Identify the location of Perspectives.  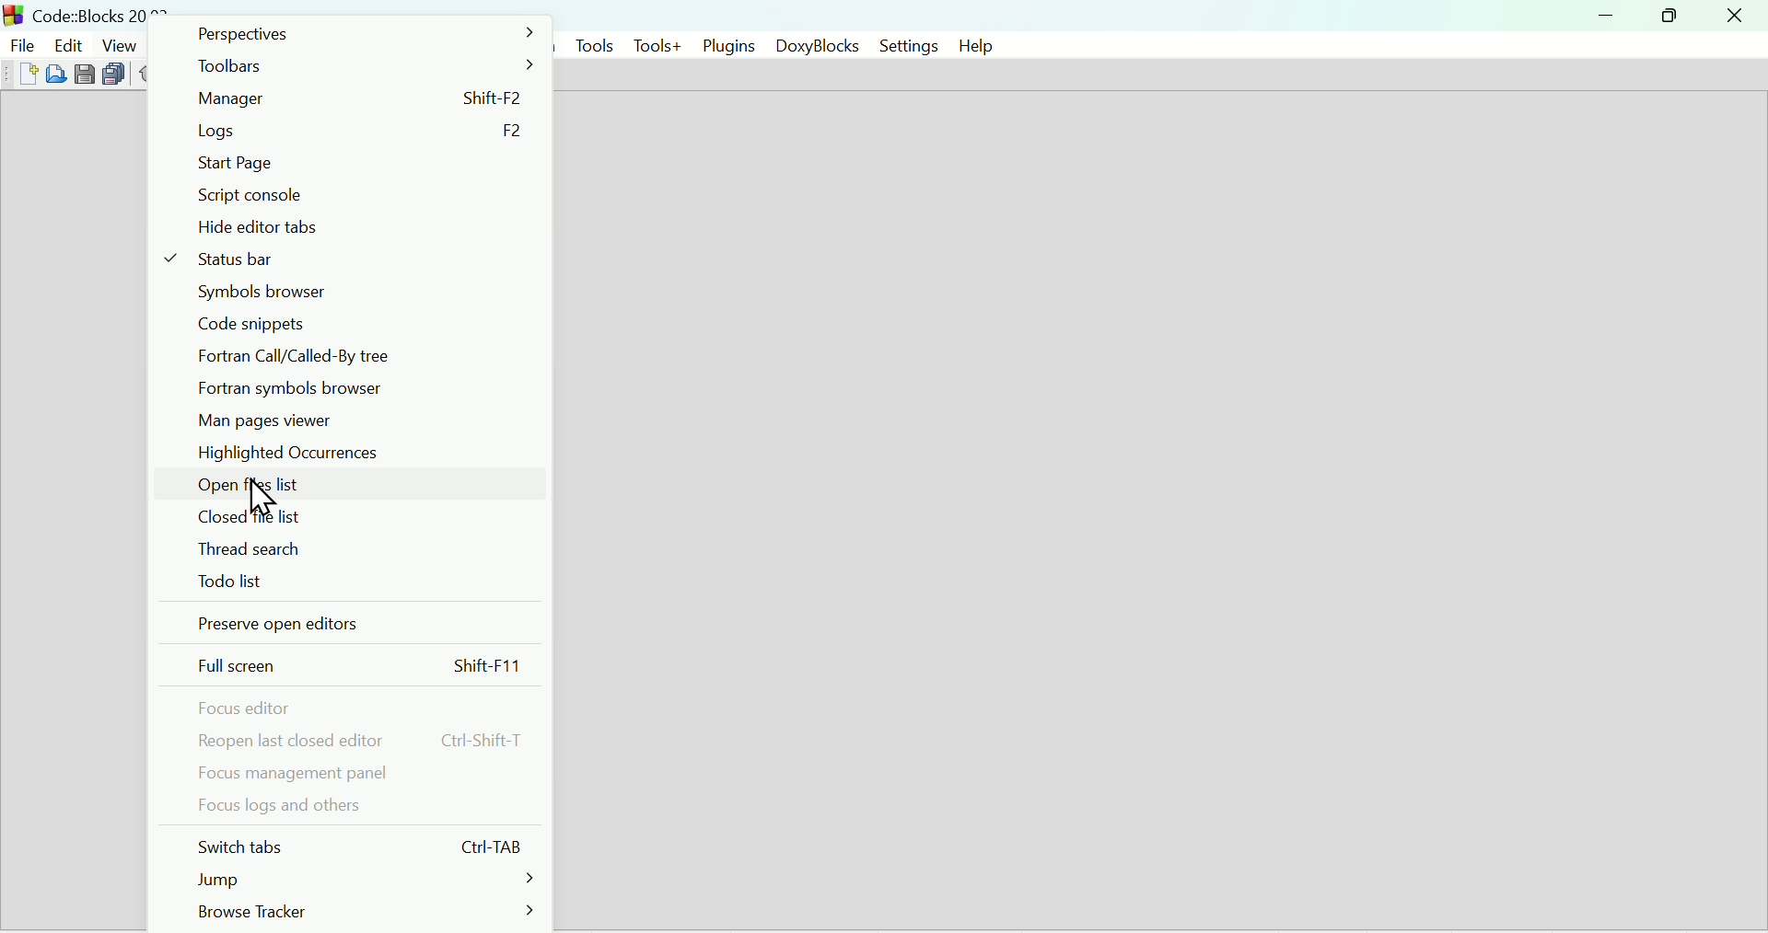
(362, 32).